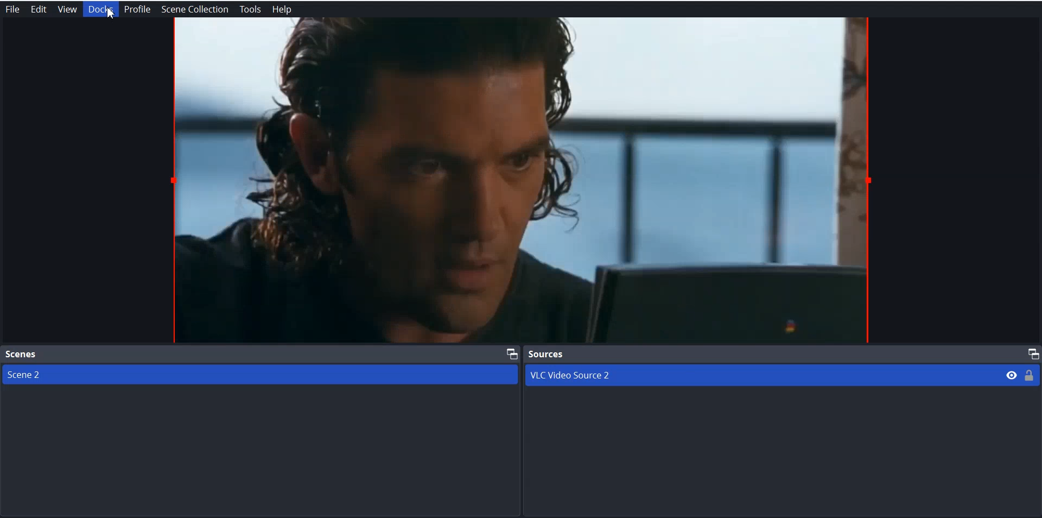 The image size is (1042, 518). I want to click on Maximize, so click(511, 355).